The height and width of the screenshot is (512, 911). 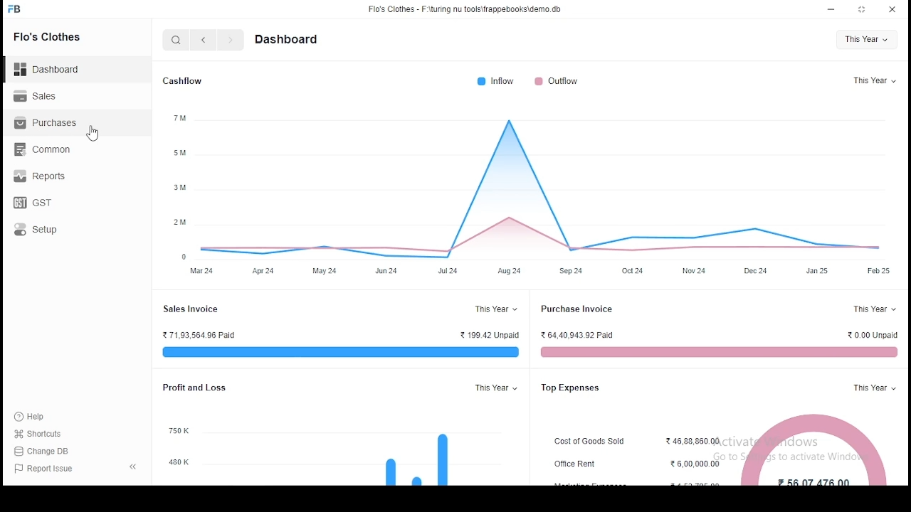 I want to click on 2m, so click(x=180, y=223).